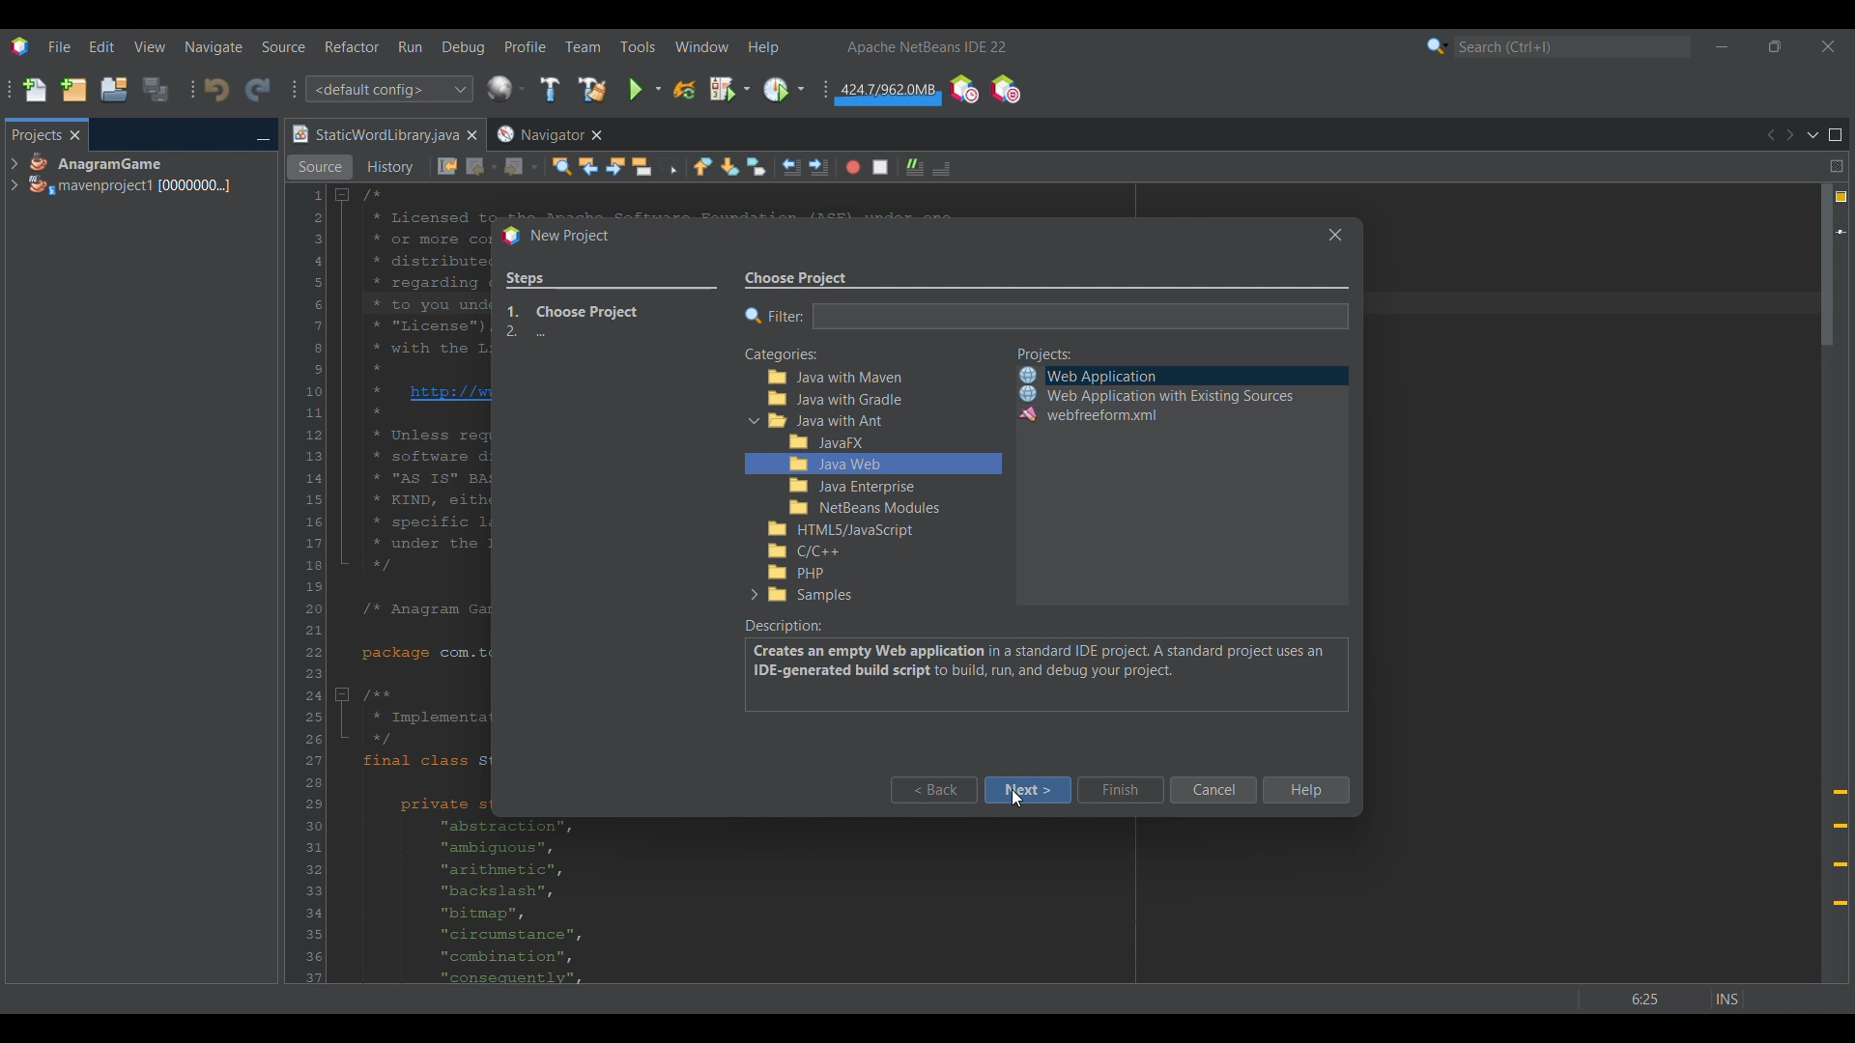  I want to click on Debug main project options, so click(729, 88).